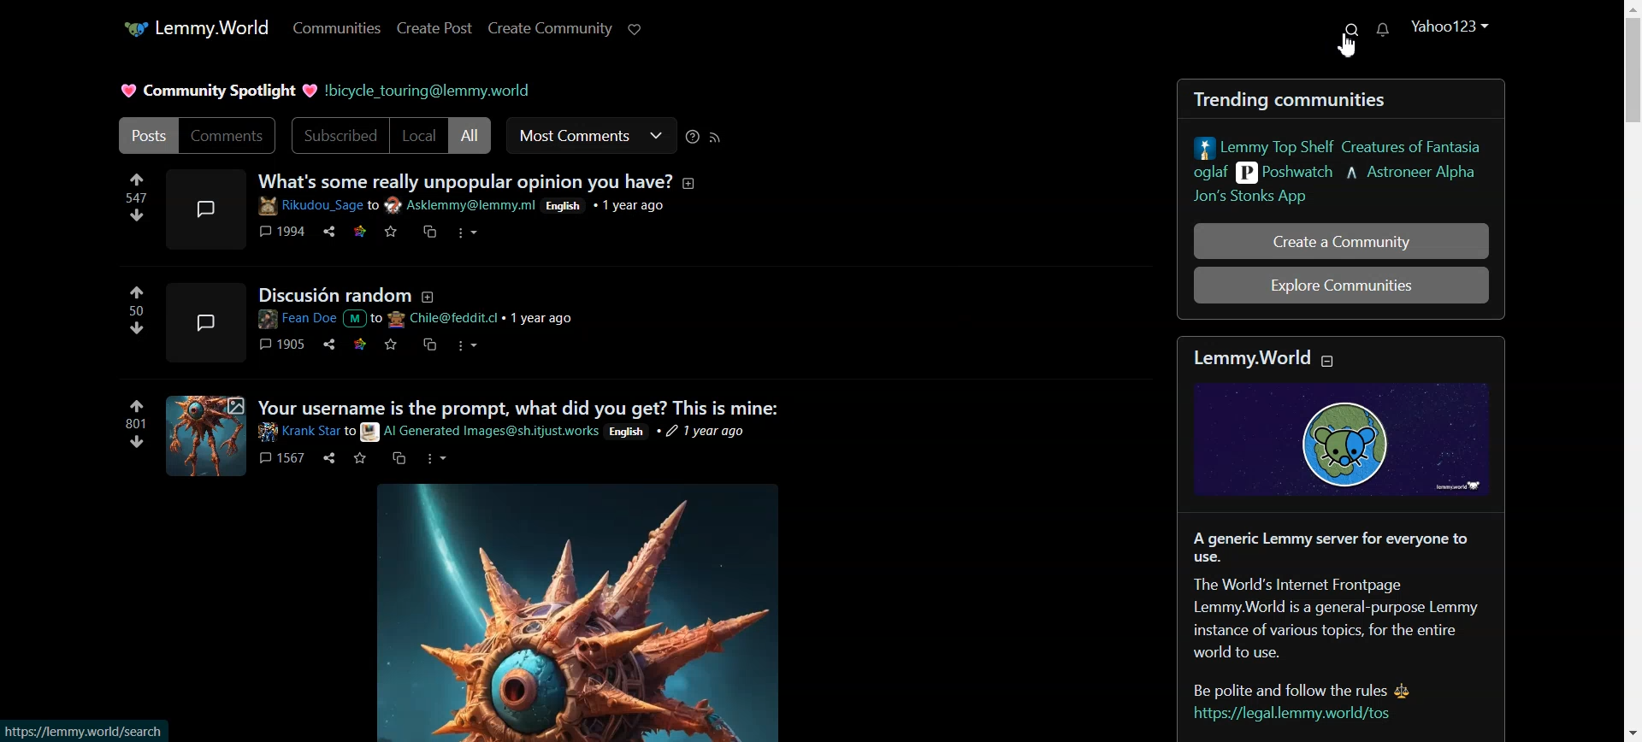 This screenshot has height=742, width=1642. I want to click on upvotes and downvotes, so click(140, 314).